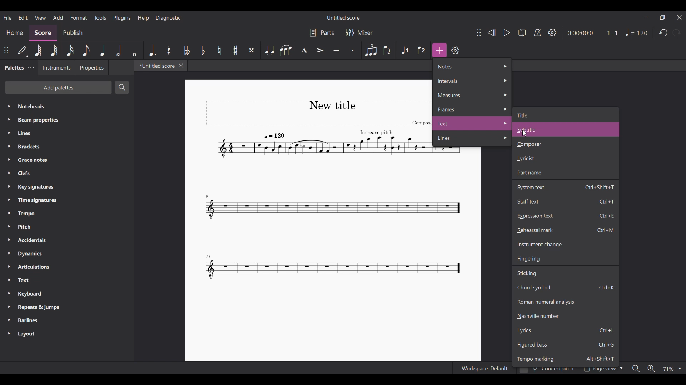 The height and width of the screenshot is (385, 686). Describe the element at coordinates (651, 368) in the screenshot. I see `Zoom in` at that location.